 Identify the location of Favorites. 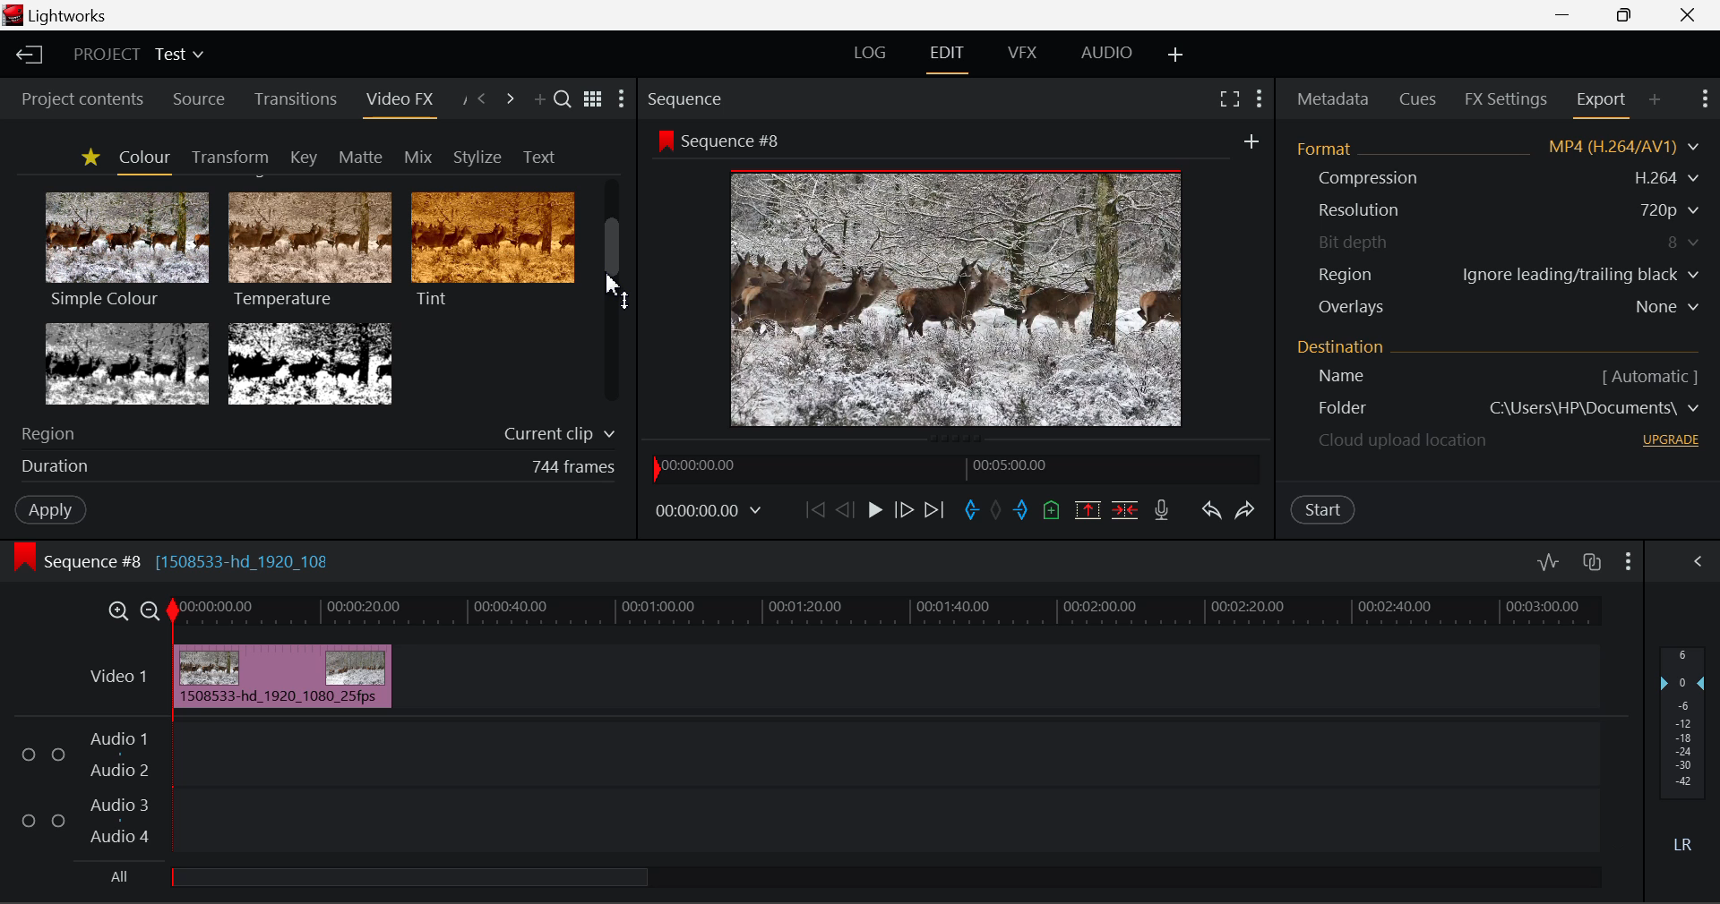
(88, 158).